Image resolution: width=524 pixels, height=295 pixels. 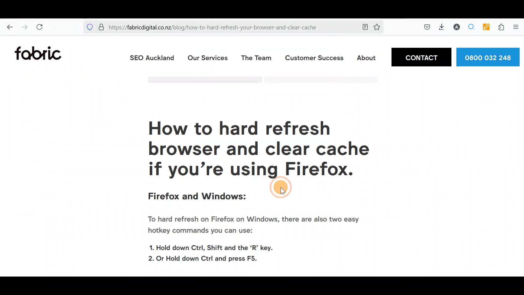 I want to click on SEO Auckland, so click(x=151, y=58).